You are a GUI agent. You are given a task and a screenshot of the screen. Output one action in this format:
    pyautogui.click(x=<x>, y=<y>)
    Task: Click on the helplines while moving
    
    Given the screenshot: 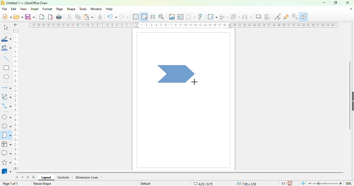 What is the action you would take?
    pyautogui.click(x=153, y=17)
    